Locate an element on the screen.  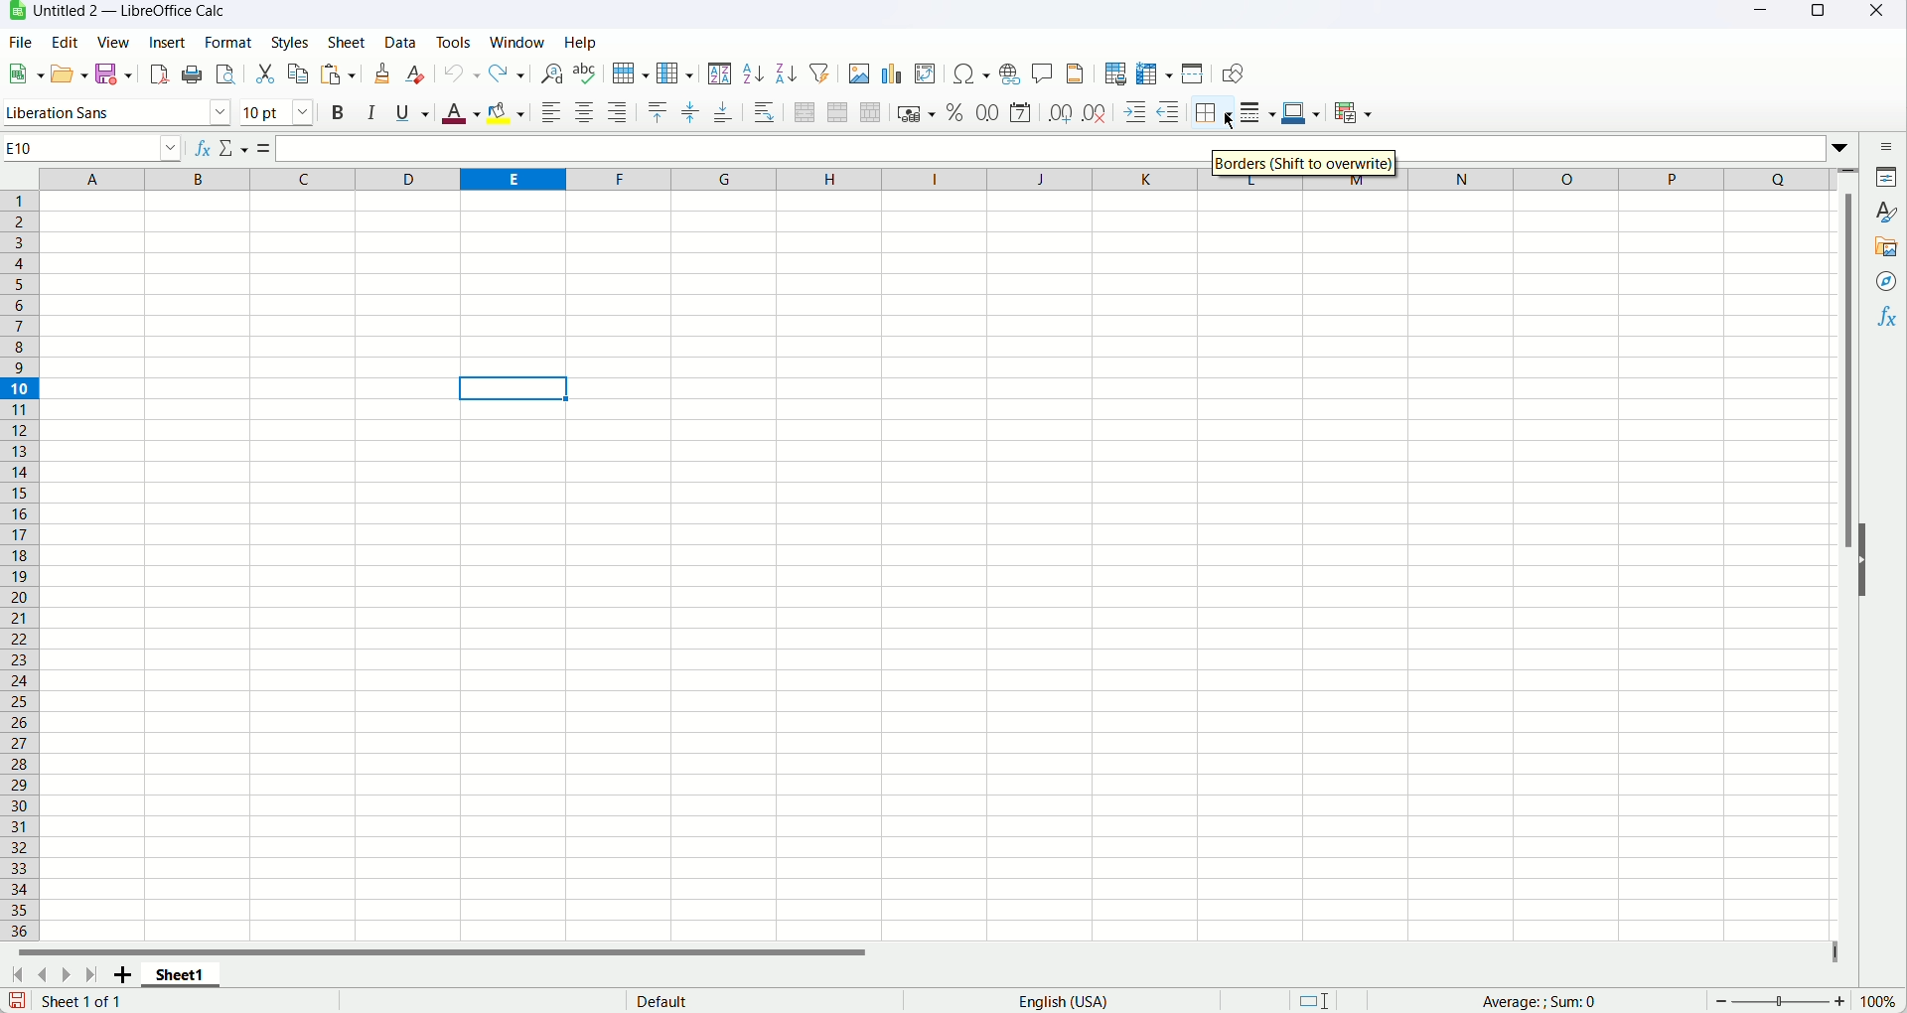
Spelling is located at coordinates (586, 73).